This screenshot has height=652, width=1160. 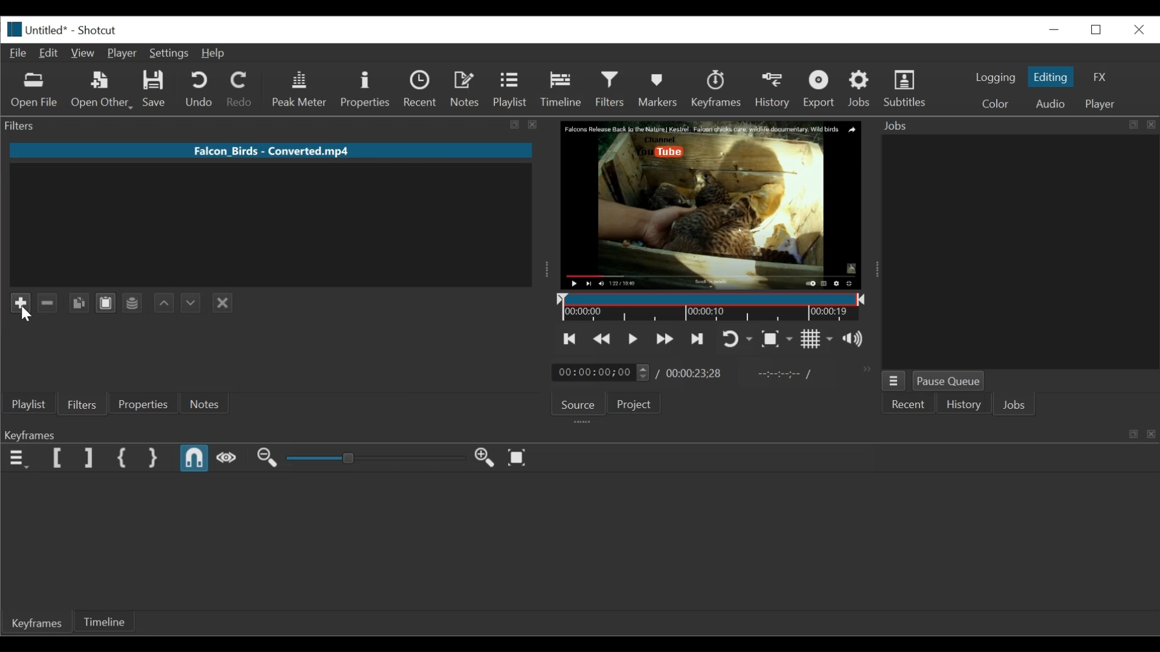 I want to click on Pause Queue, so click(x=948, y=382).